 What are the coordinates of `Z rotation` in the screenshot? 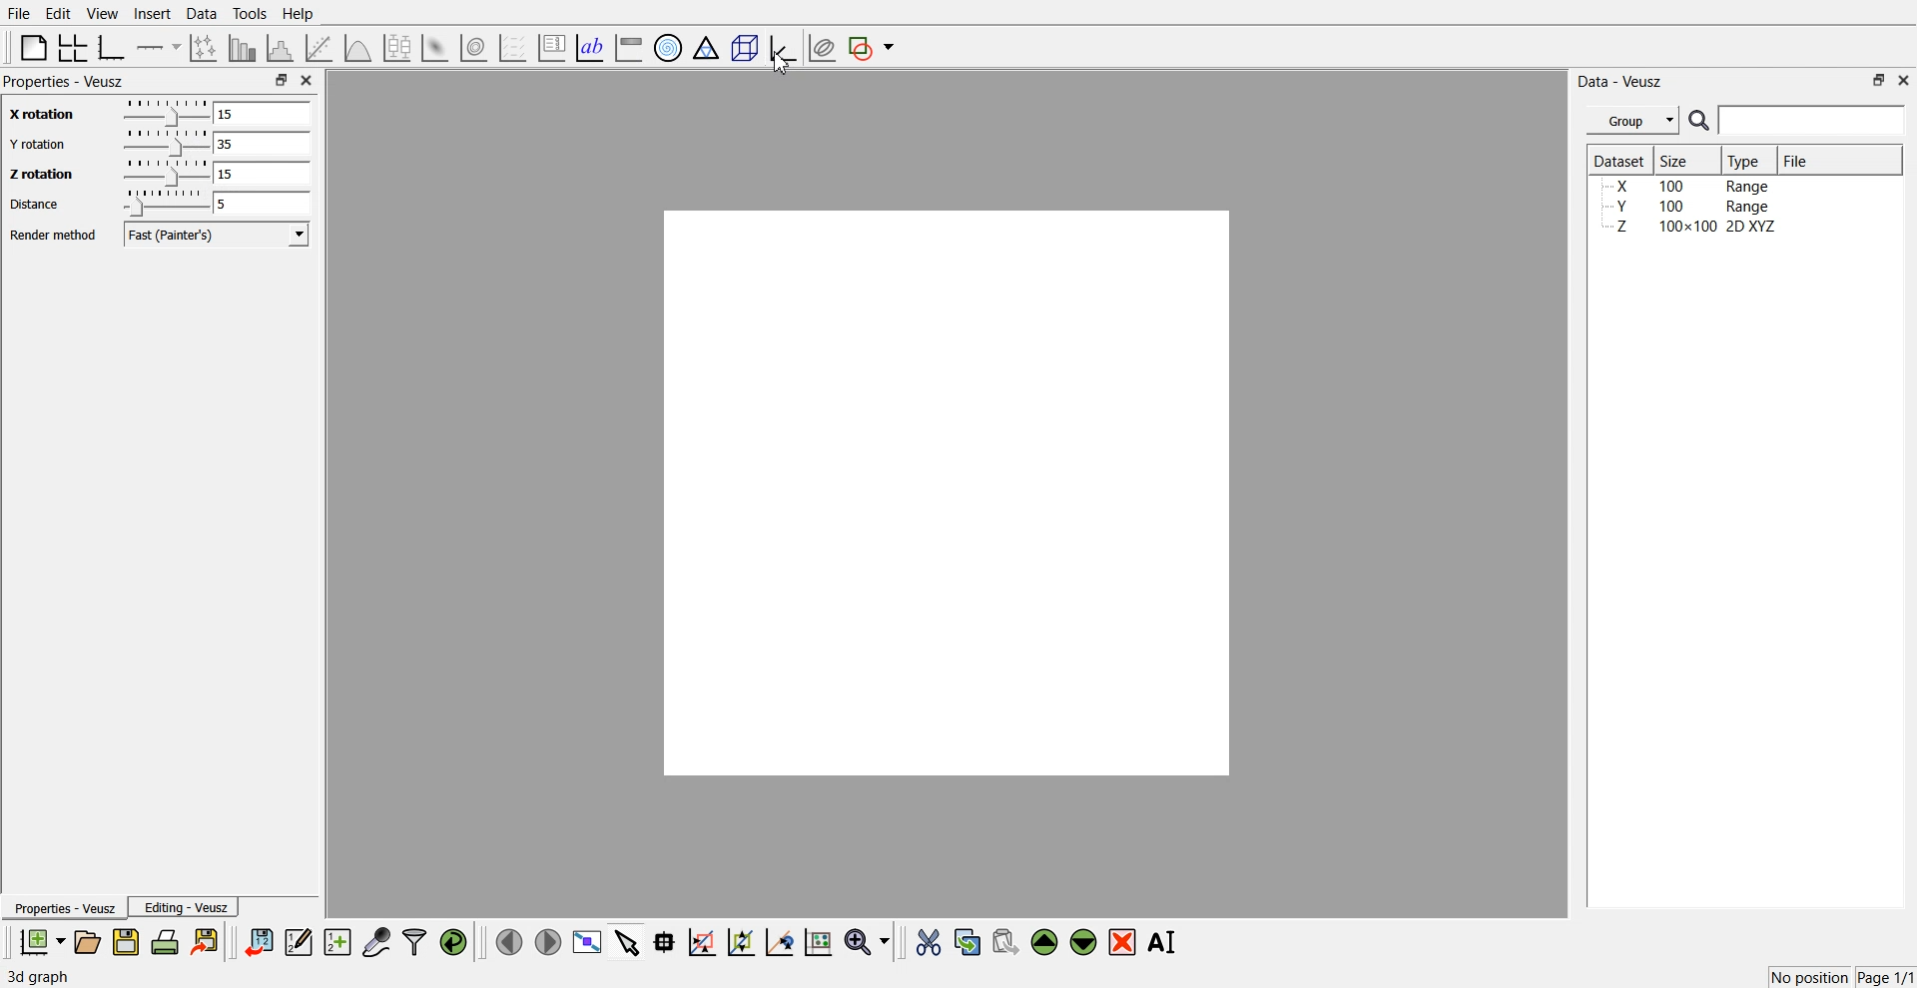 It's located at (38, 174).